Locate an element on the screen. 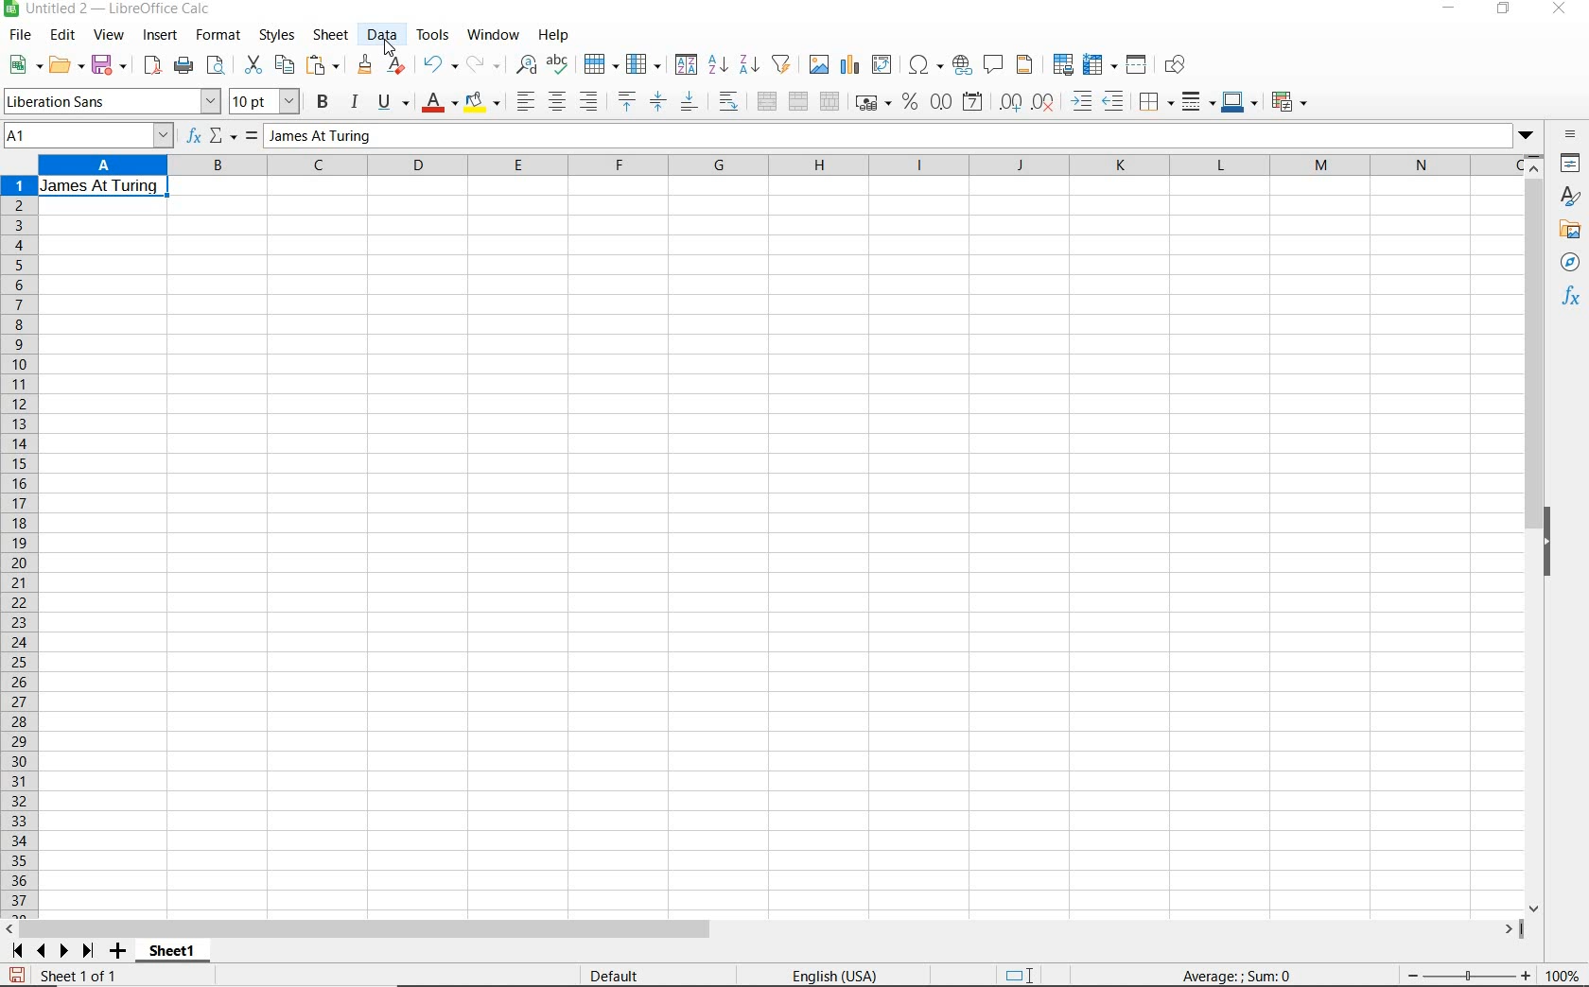 This screenshot has width=1589, height=987. find and replace is located at coordinates (528, 64).